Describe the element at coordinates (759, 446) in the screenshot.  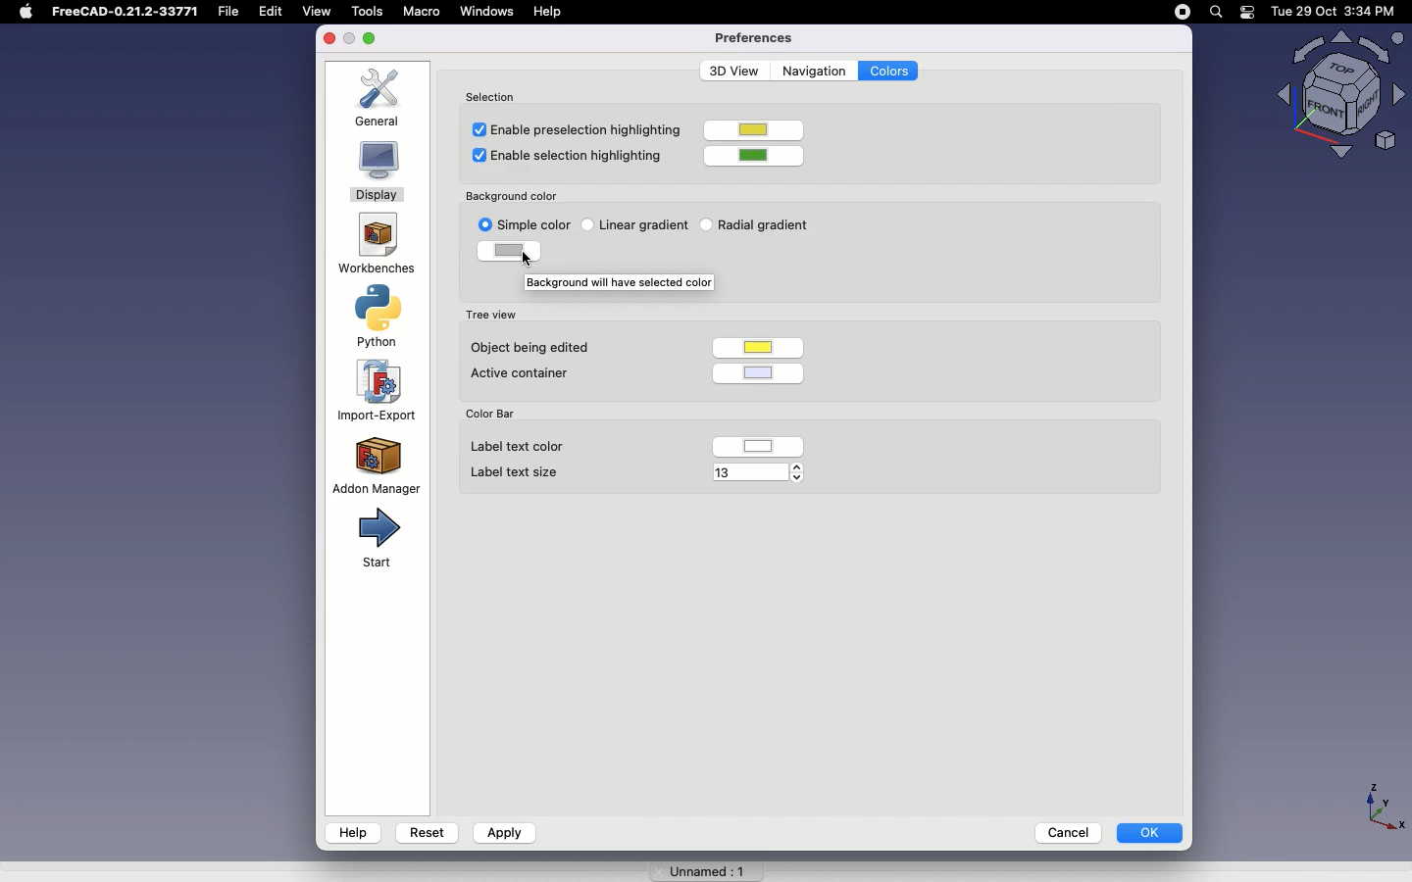
I see `color` at that location.